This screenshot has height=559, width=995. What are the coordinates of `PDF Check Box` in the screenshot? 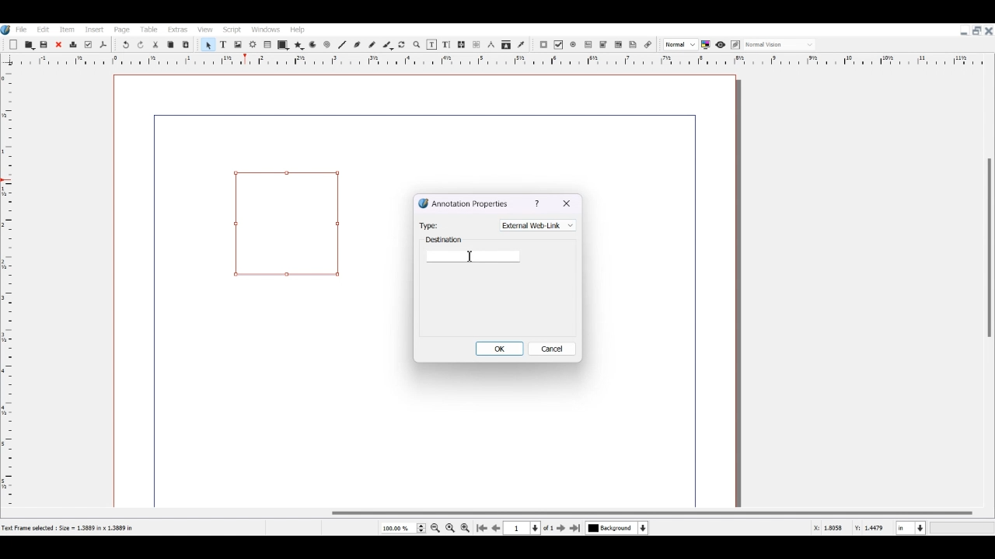 It's located at (559, 45).